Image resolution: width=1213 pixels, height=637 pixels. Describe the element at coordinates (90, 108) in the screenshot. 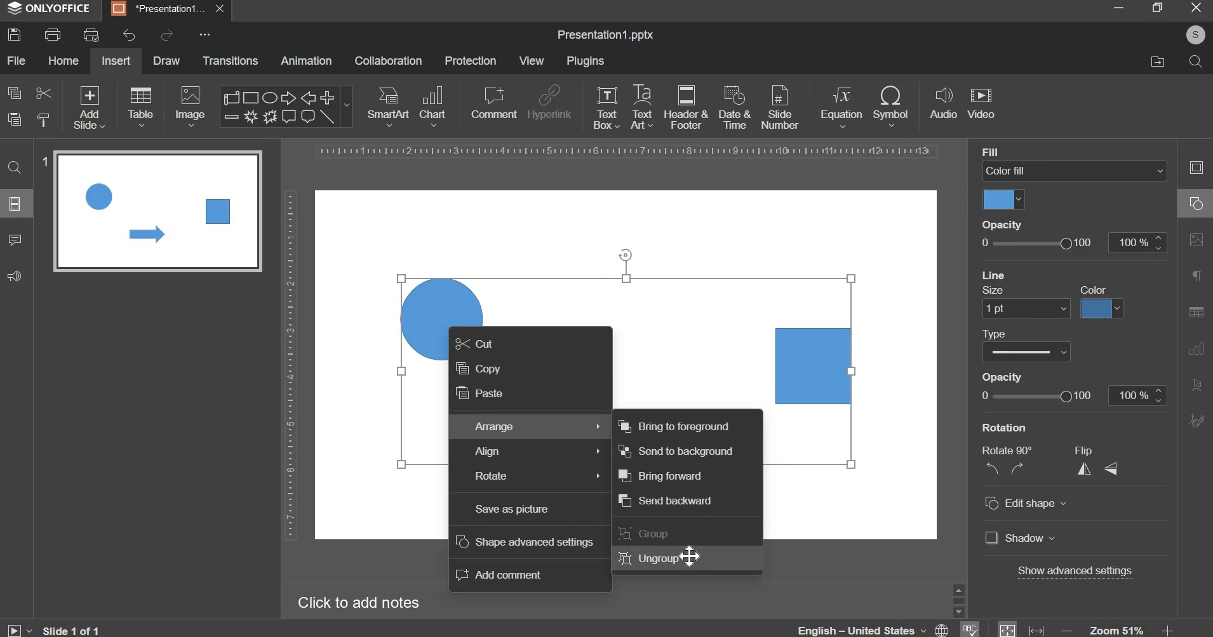

I see `add slide` at that location.